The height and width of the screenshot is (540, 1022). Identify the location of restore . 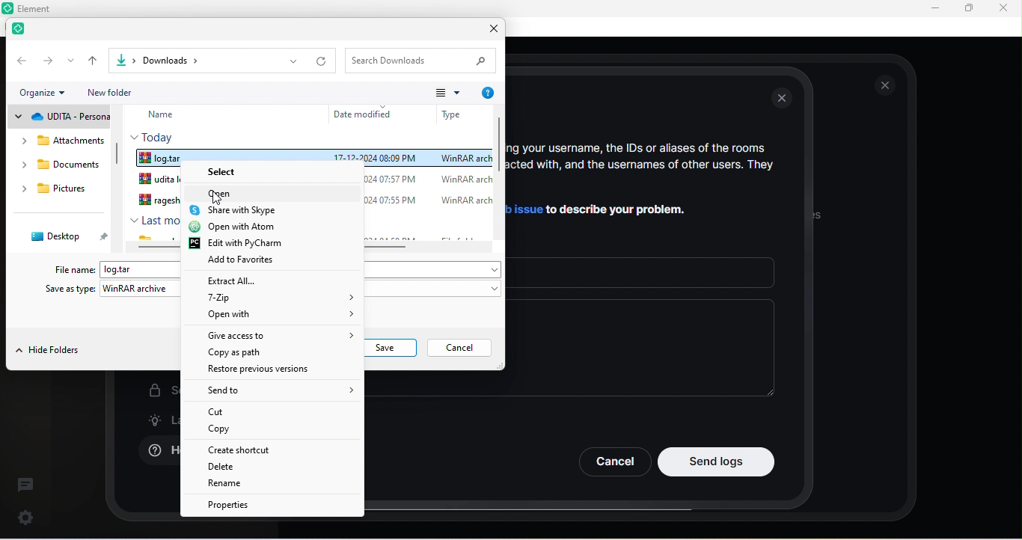
(266, 373).